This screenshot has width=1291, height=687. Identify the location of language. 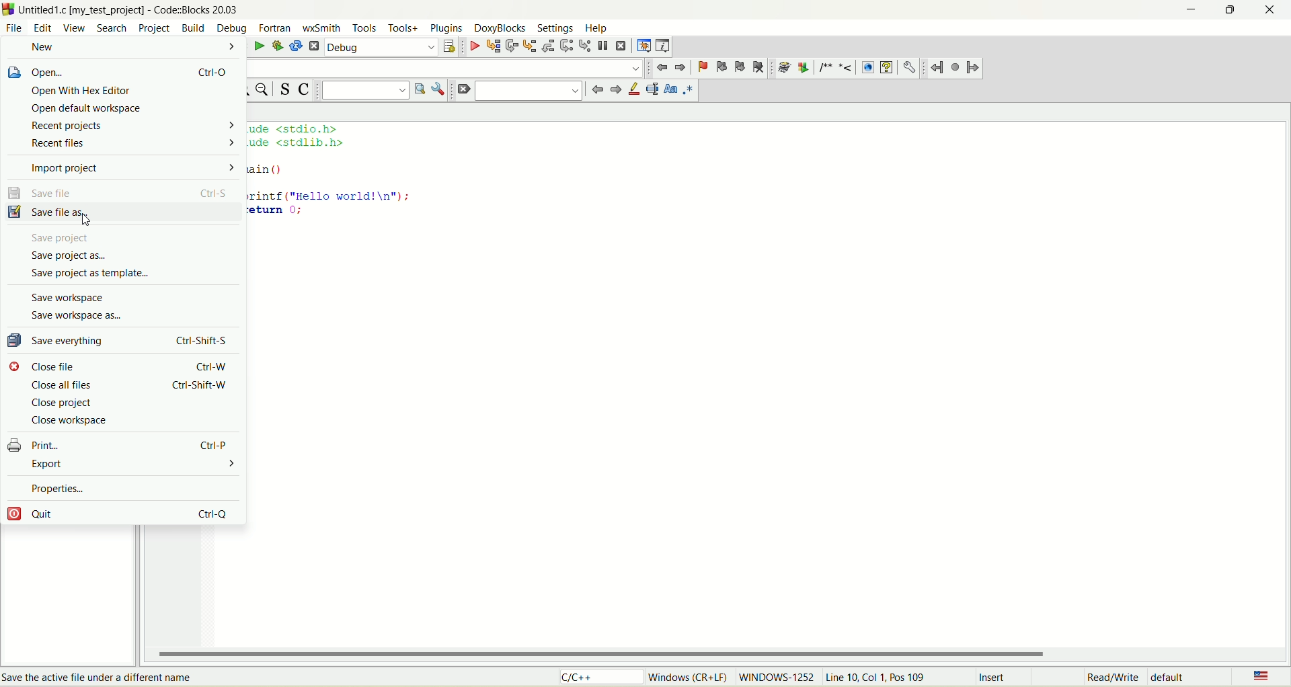
(1259, 677).